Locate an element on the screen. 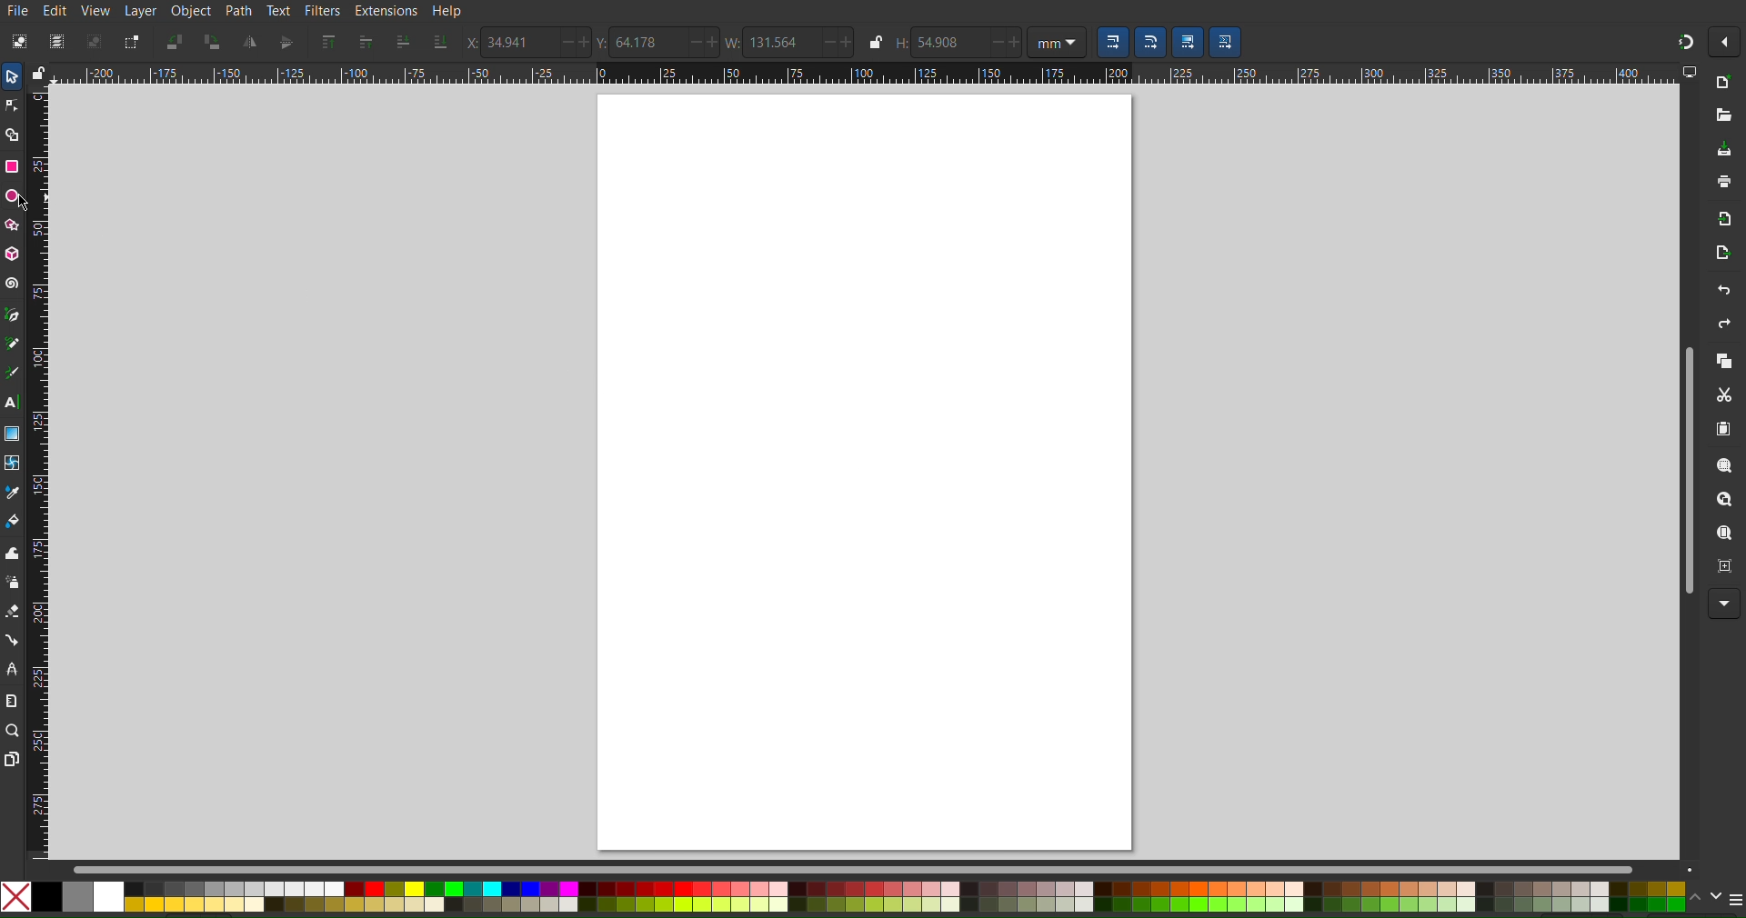 This screenshot has height=918, width=1746. Selection Setting is located at coordinates (1109, 42).